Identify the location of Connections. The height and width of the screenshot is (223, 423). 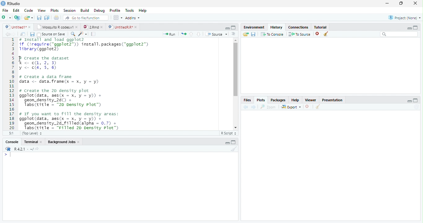
(299, 28).